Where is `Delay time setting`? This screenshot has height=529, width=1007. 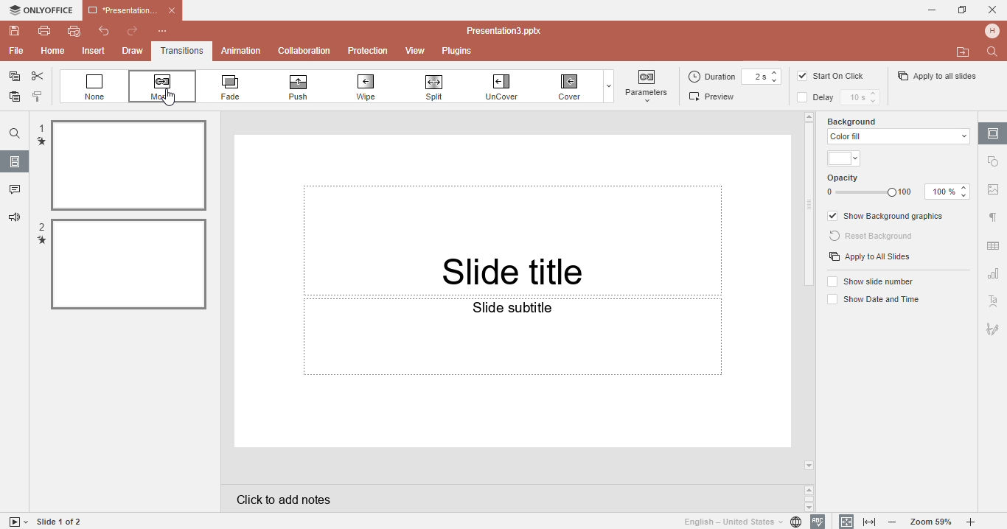 Delay time setting is located at coordinates (863, 98).